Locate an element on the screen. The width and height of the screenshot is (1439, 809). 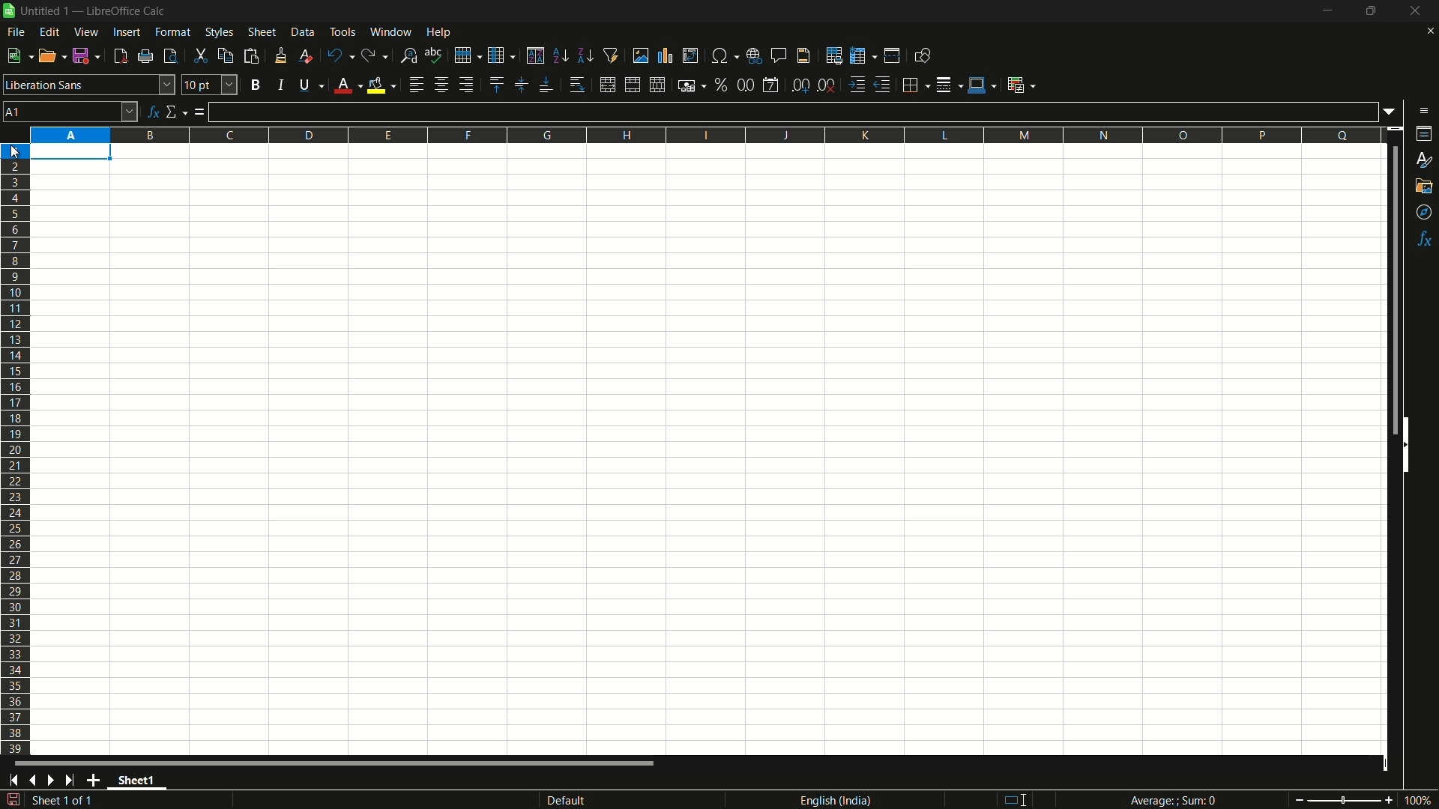
sidebar settings is located at coordinates (1423, 111).